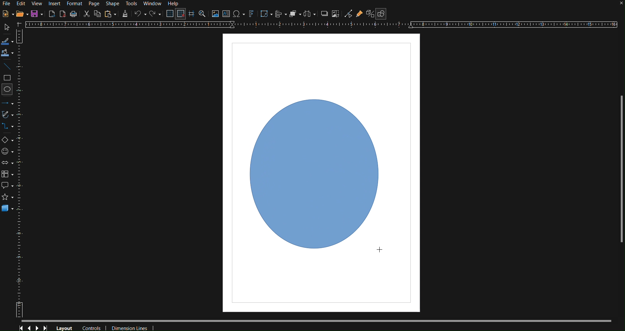 This screenshot has width=625, height=331. Describe the element at coordinates (131, 327) in the screenshot. I see `Dimension Lines` at that location.